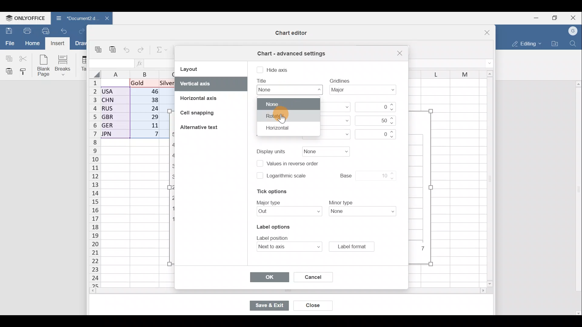 This screenshot has height=327, width=582. Describe the element at coordinates (80, 44) in the screenshot. I see `Draw` at that location.